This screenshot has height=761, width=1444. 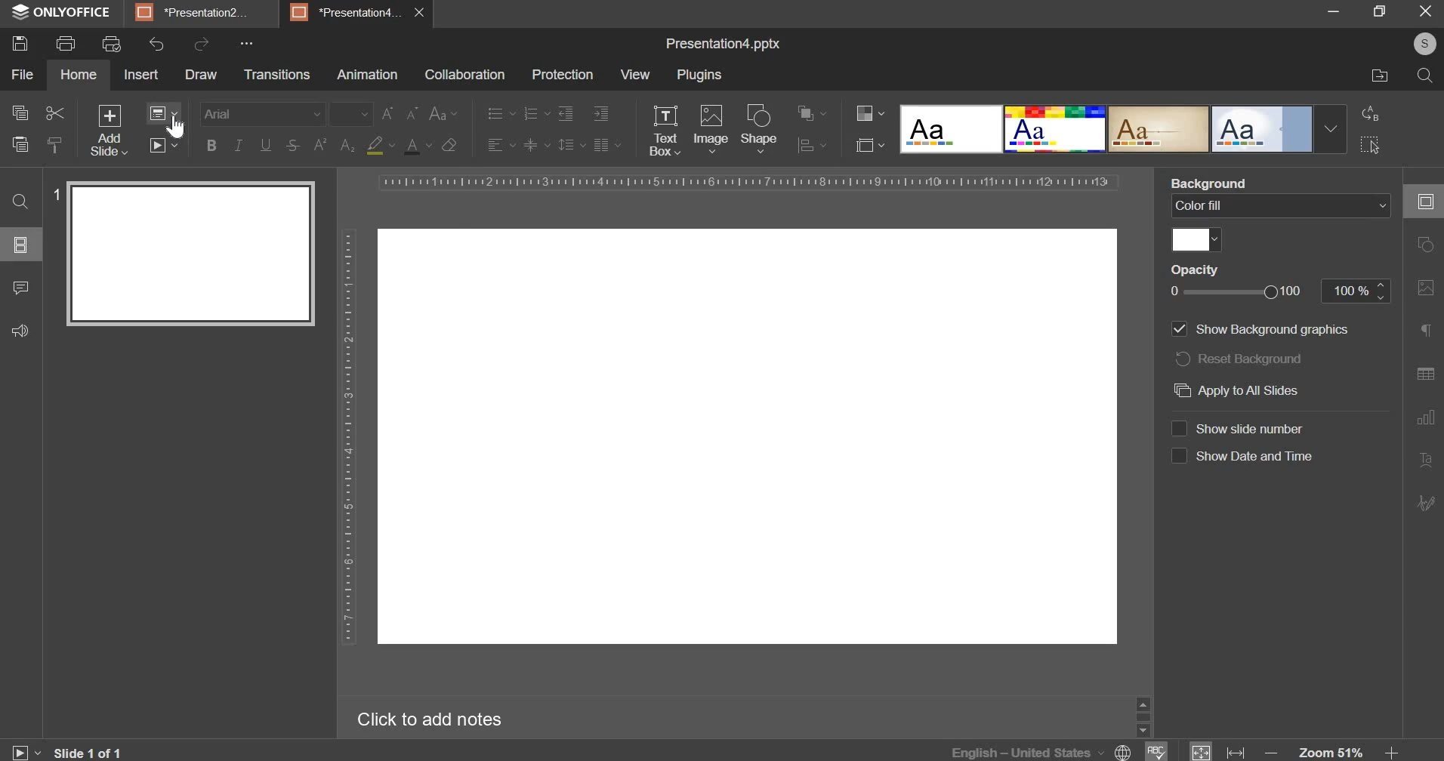 I want to click on minimize, so click(x=1334, y=13).